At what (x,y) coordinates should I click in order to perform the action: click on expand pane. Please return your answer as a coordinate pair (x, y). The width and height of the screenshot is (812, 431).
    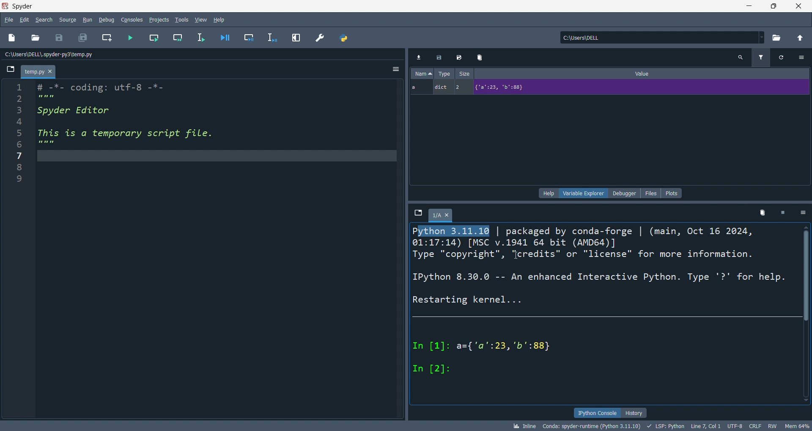
    Looking at the image, I should click on (297, 38).